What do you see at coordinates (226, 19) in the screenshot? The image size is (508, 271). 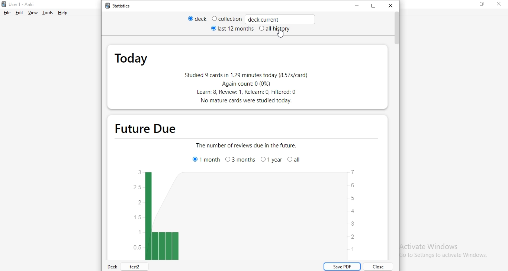 I see `collection` at bounding box center [226, 19].